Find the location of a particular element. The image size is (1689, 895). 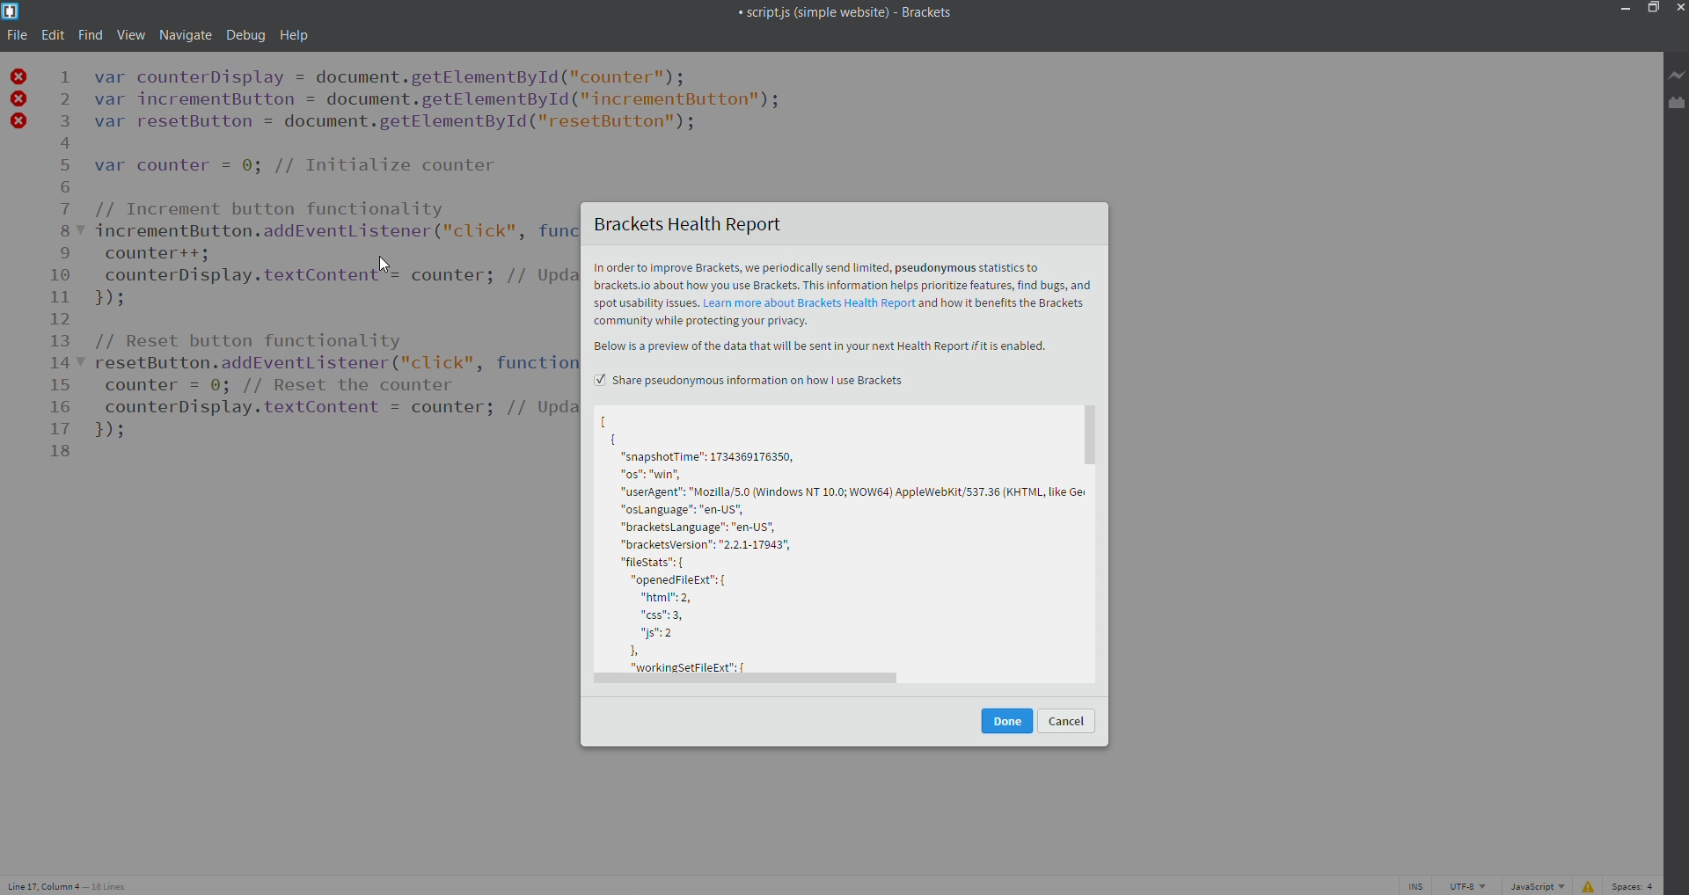

help is located at coordinates (293, 35).